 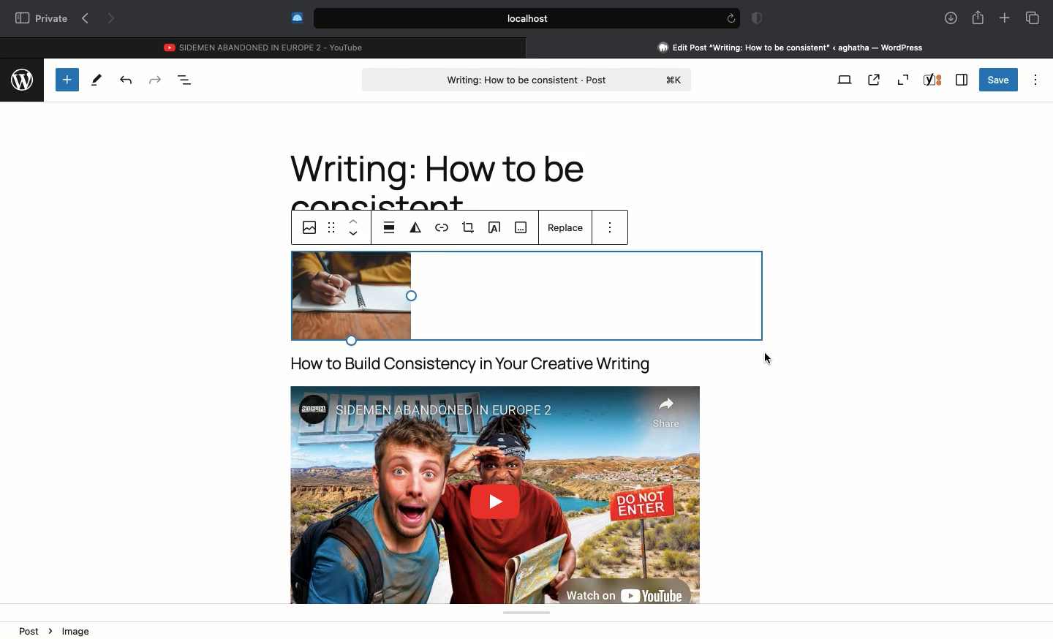 I want to click on Previous page, so click(x=85, y=19).